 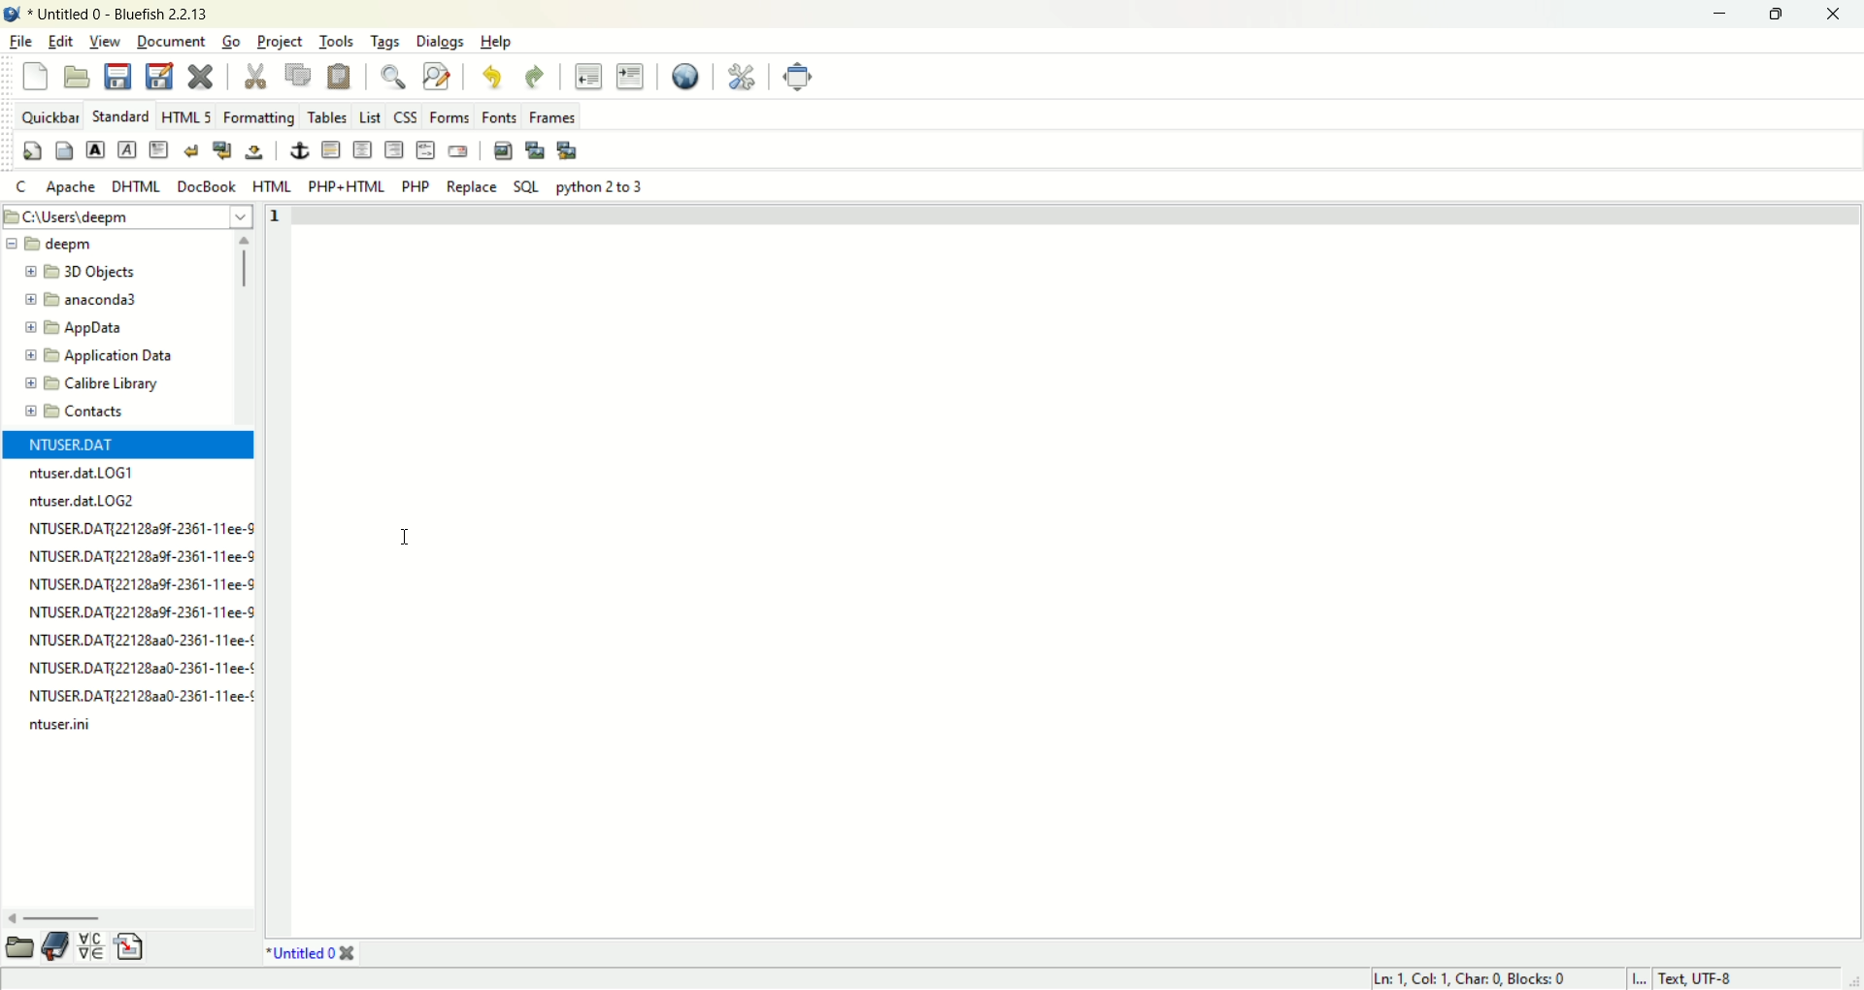 What do you see at coordinates (437, 79) in the screenshot?
I see `find and replace` at bounding box center [437, 79].